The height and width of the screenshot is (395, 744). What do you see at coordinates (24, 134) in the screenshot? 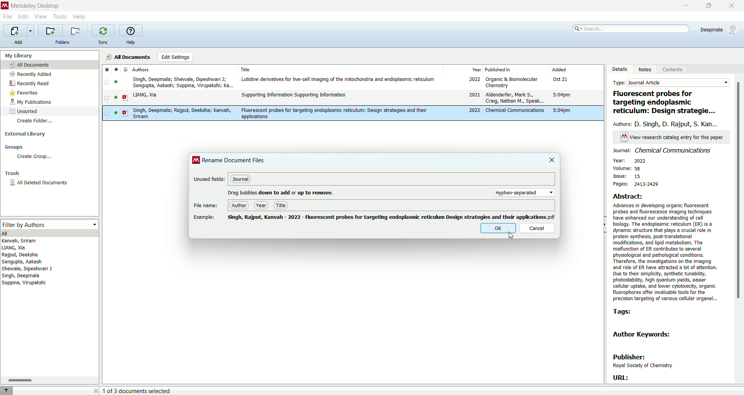
I see `external library` at bounding box center [24, 134].